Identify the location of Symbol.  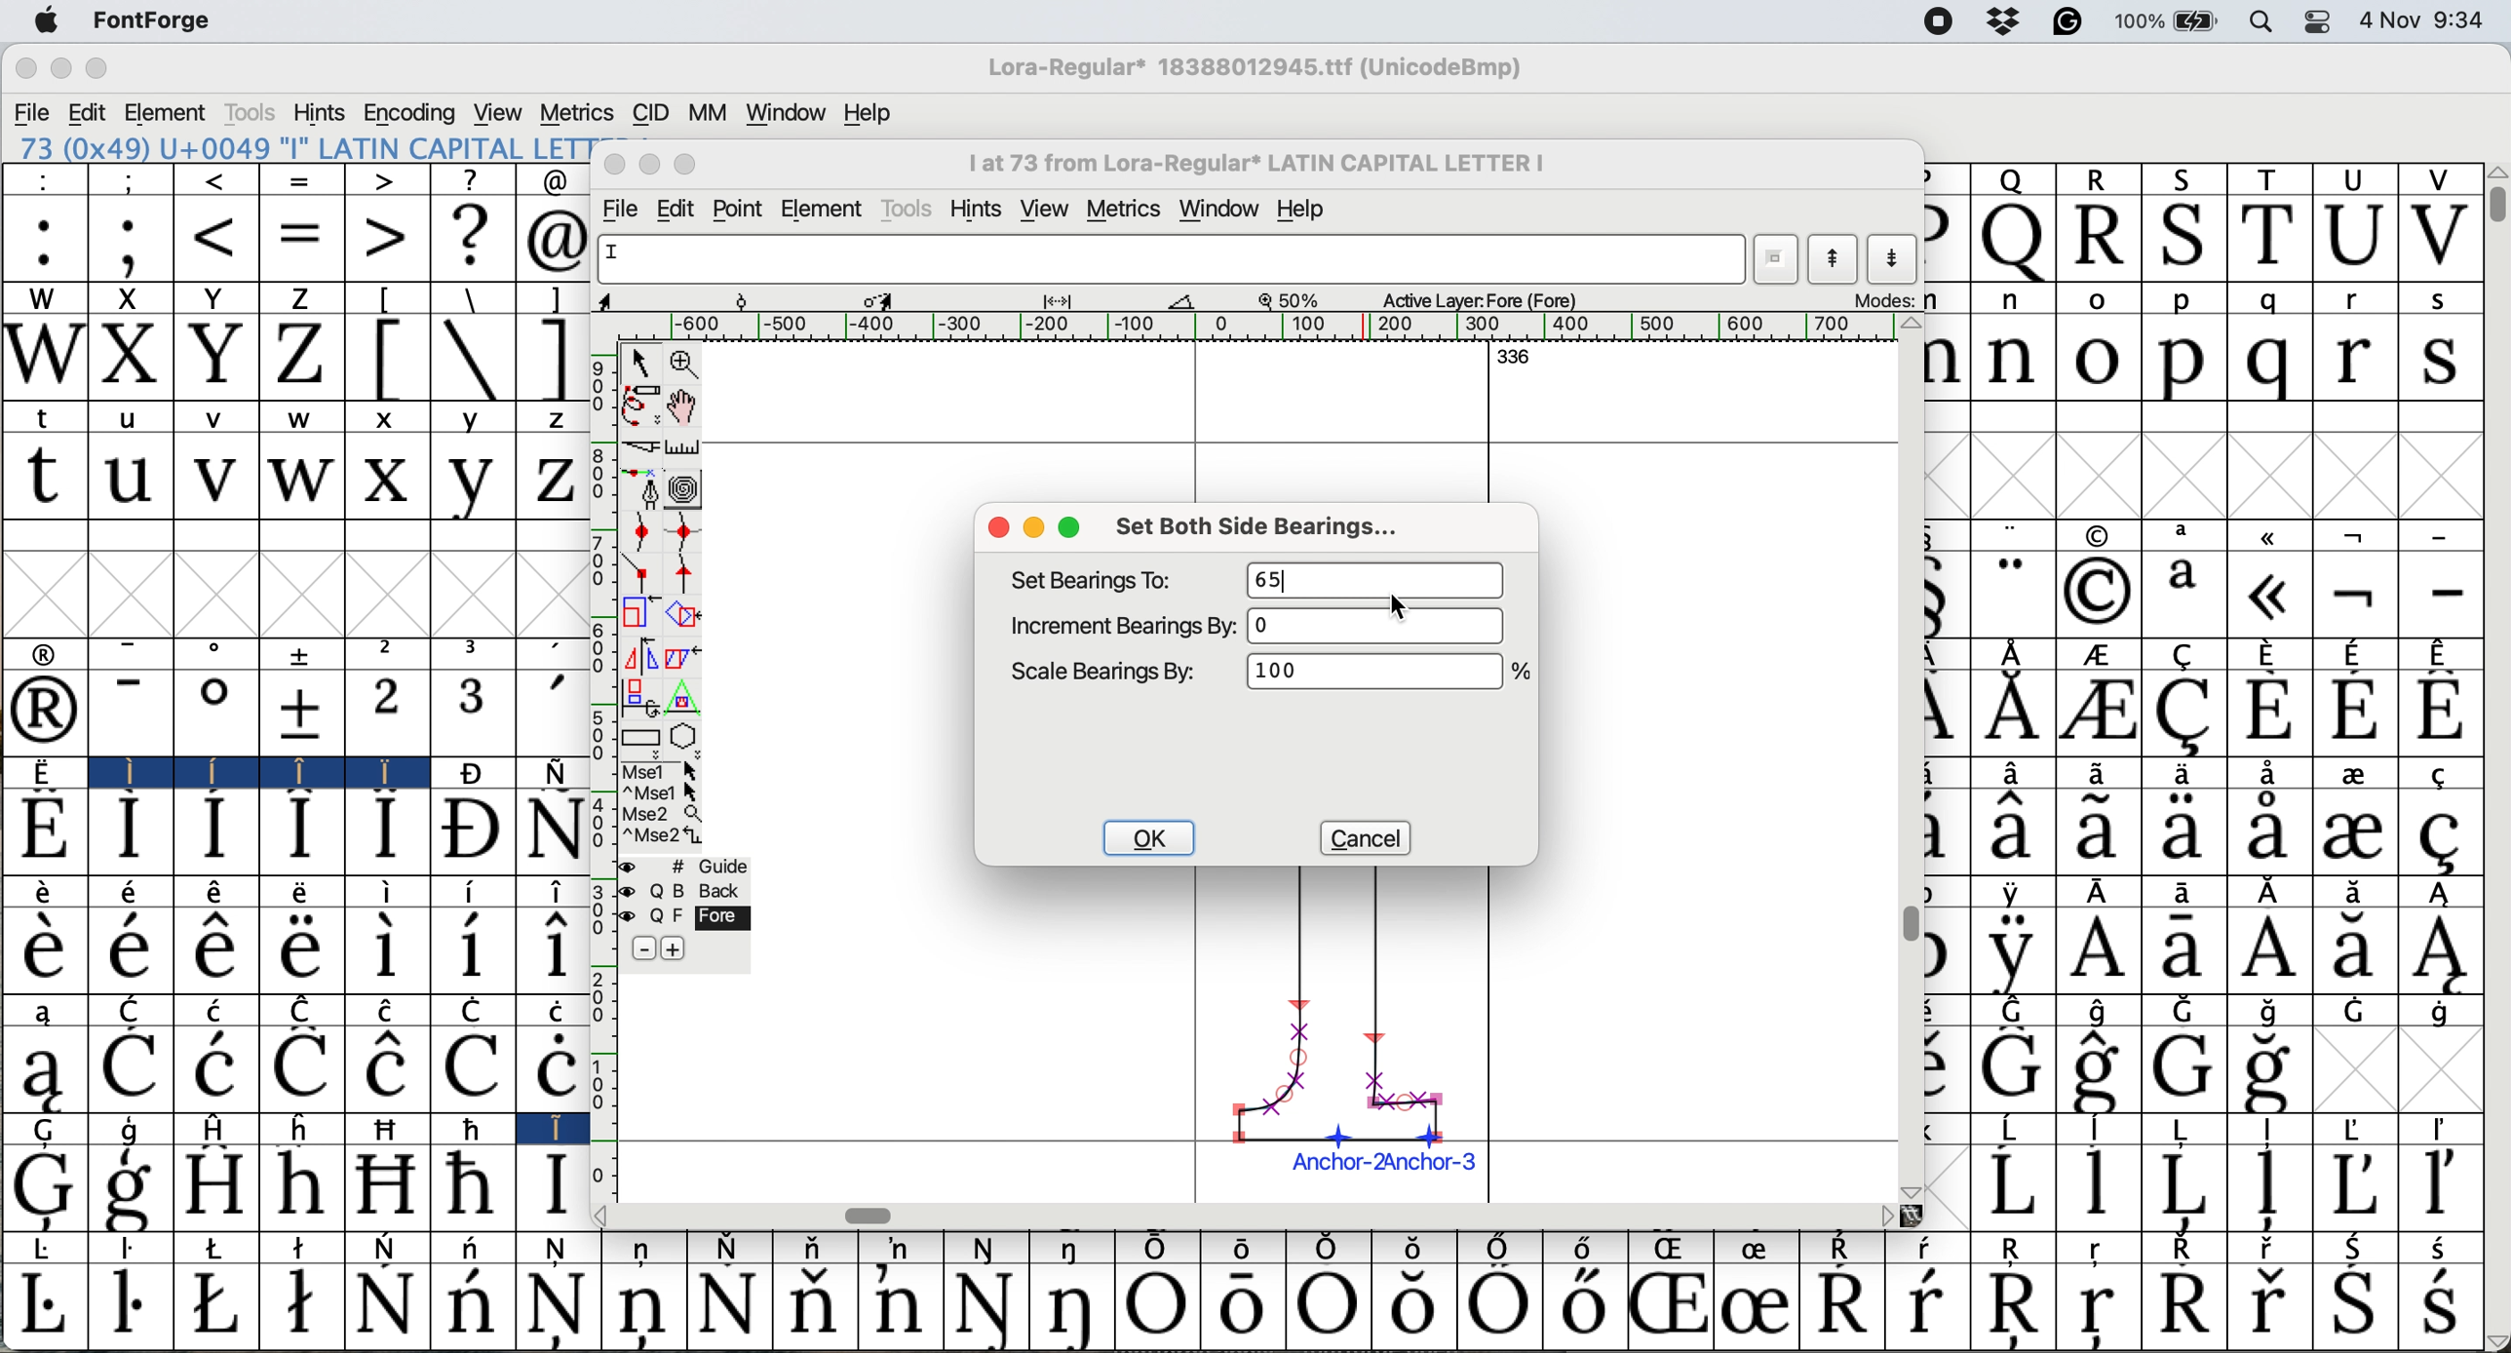
(1501, 1246).